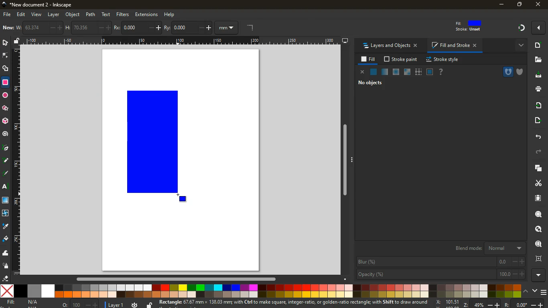 Image resolution: width=548 pixels, height=308 pixels. I want to click on , so click(181, 42).